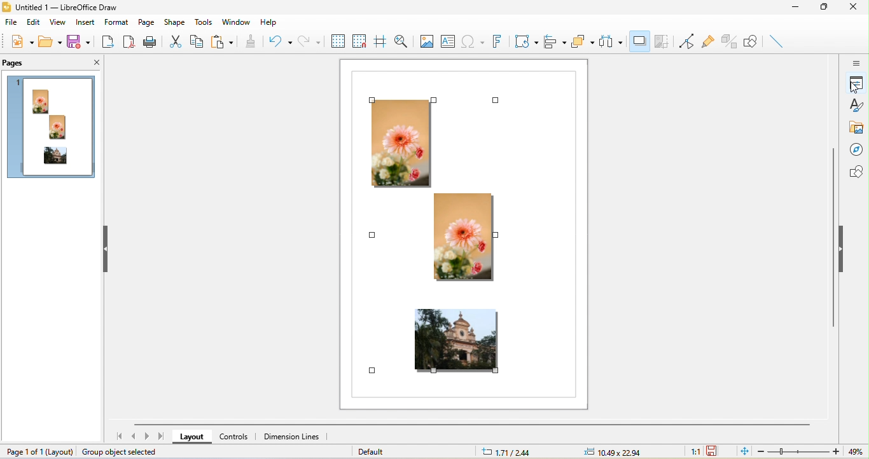 This screenshot has width=869, height=459. I want to click on gluepoint function, so click(708, 41).